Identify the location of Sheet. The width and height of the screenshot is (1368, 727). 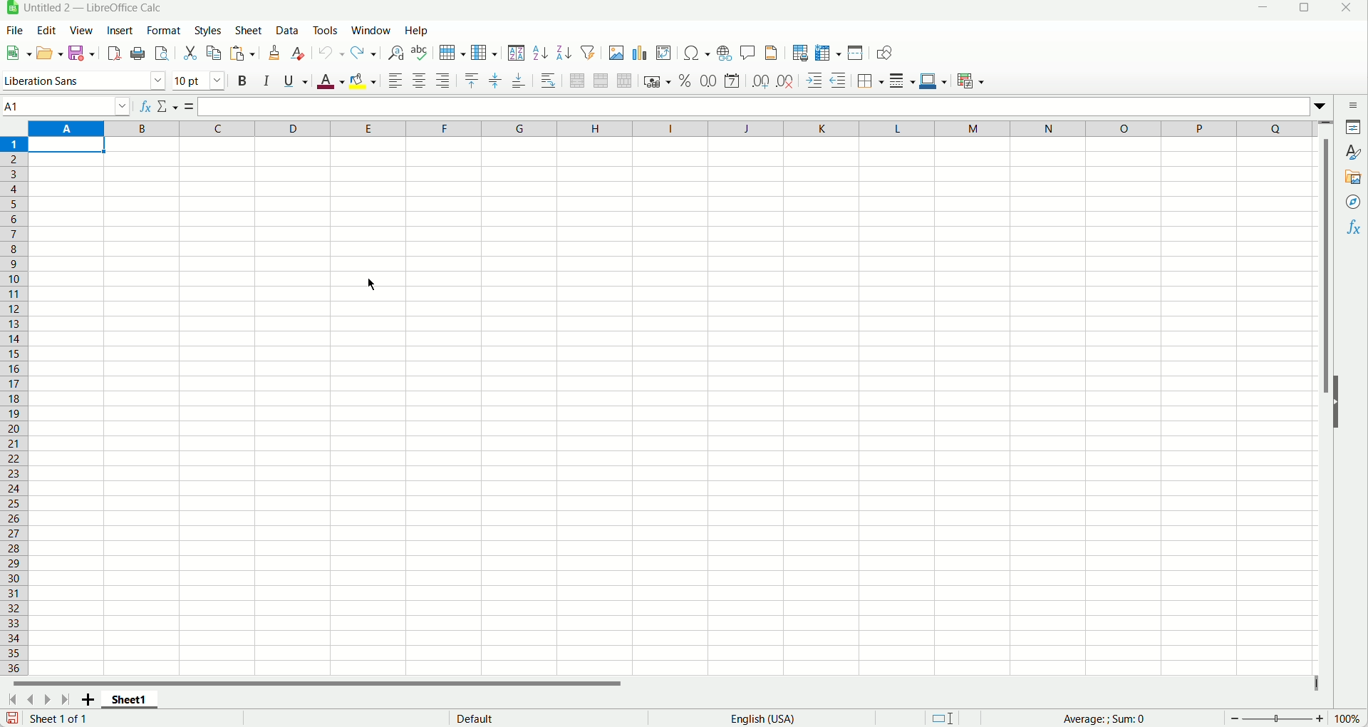
(251, 31).